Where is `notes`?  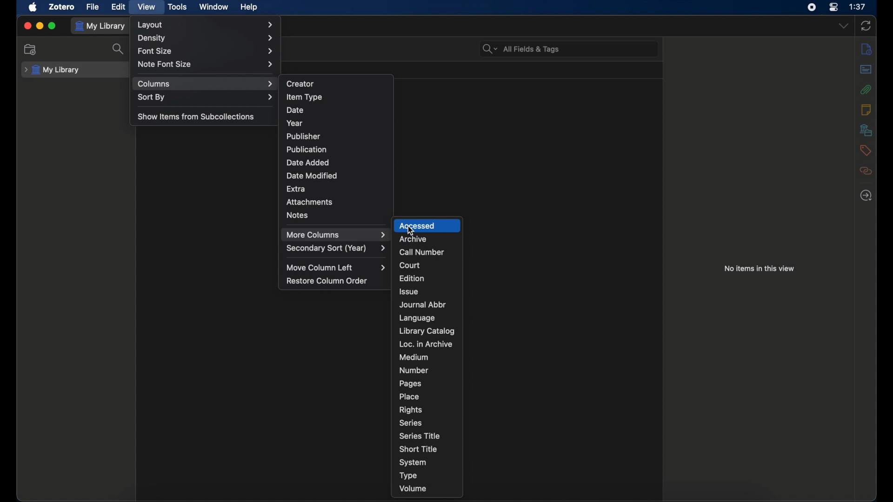
notes is located at coordinates (298, 215).